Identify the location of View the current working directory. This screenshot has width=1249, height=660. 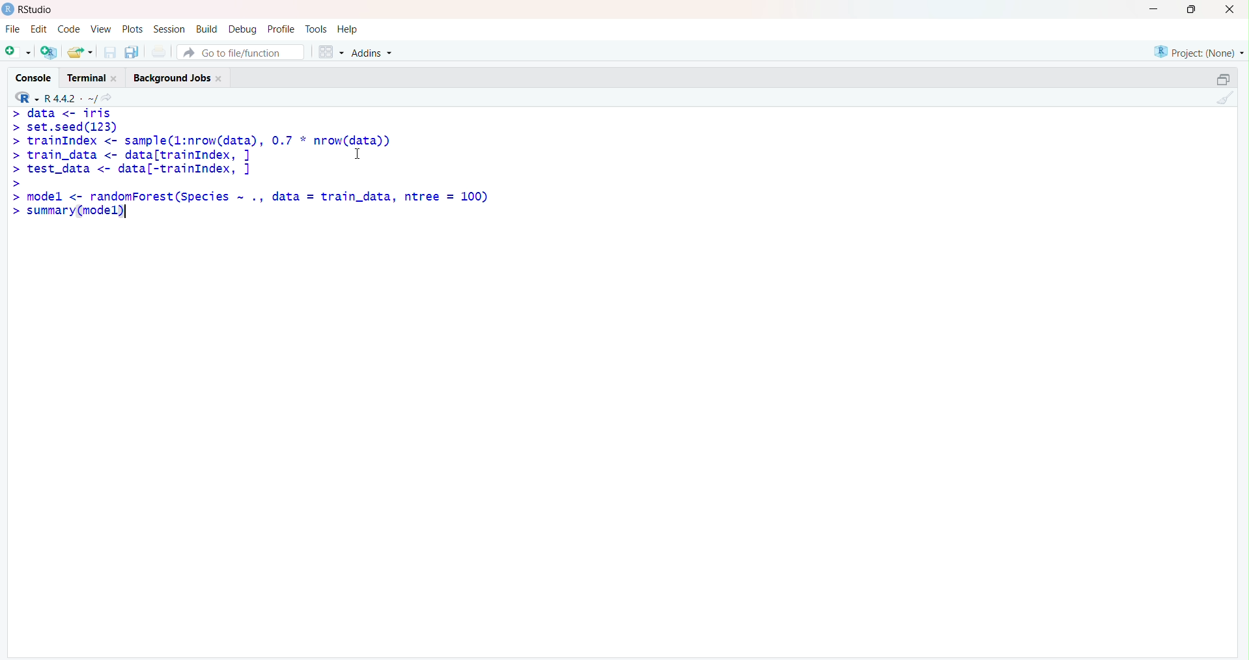
(113, 96).